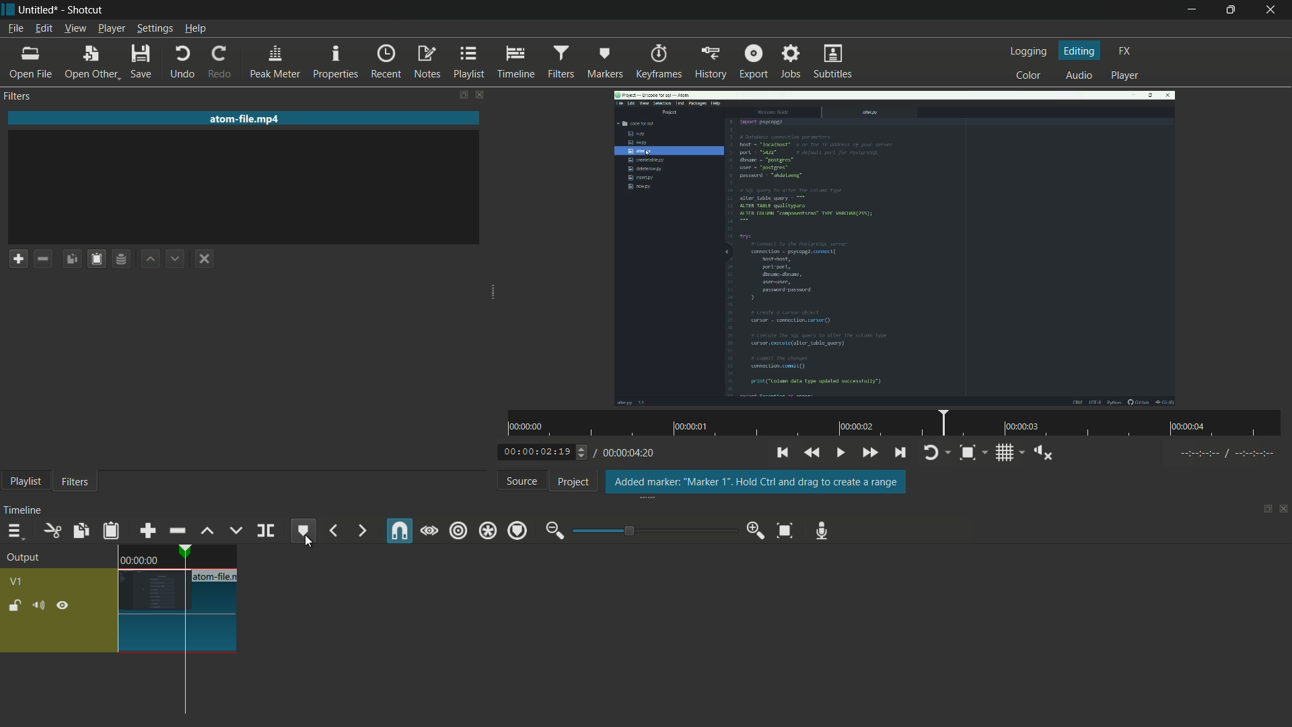 This screenshot has height=727, width=1292. What do you see at coordinates (466, 63) in the screenshot?
I see `playlist` at bounding box center [466, 63].